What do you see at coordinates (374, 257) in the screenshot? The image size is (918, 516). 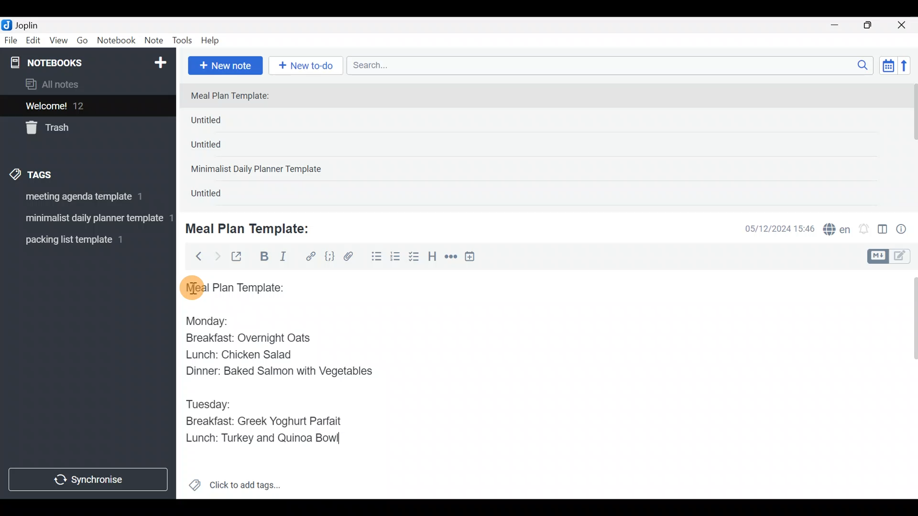 I see `Bulleted list` at bounding box center [374, 257].